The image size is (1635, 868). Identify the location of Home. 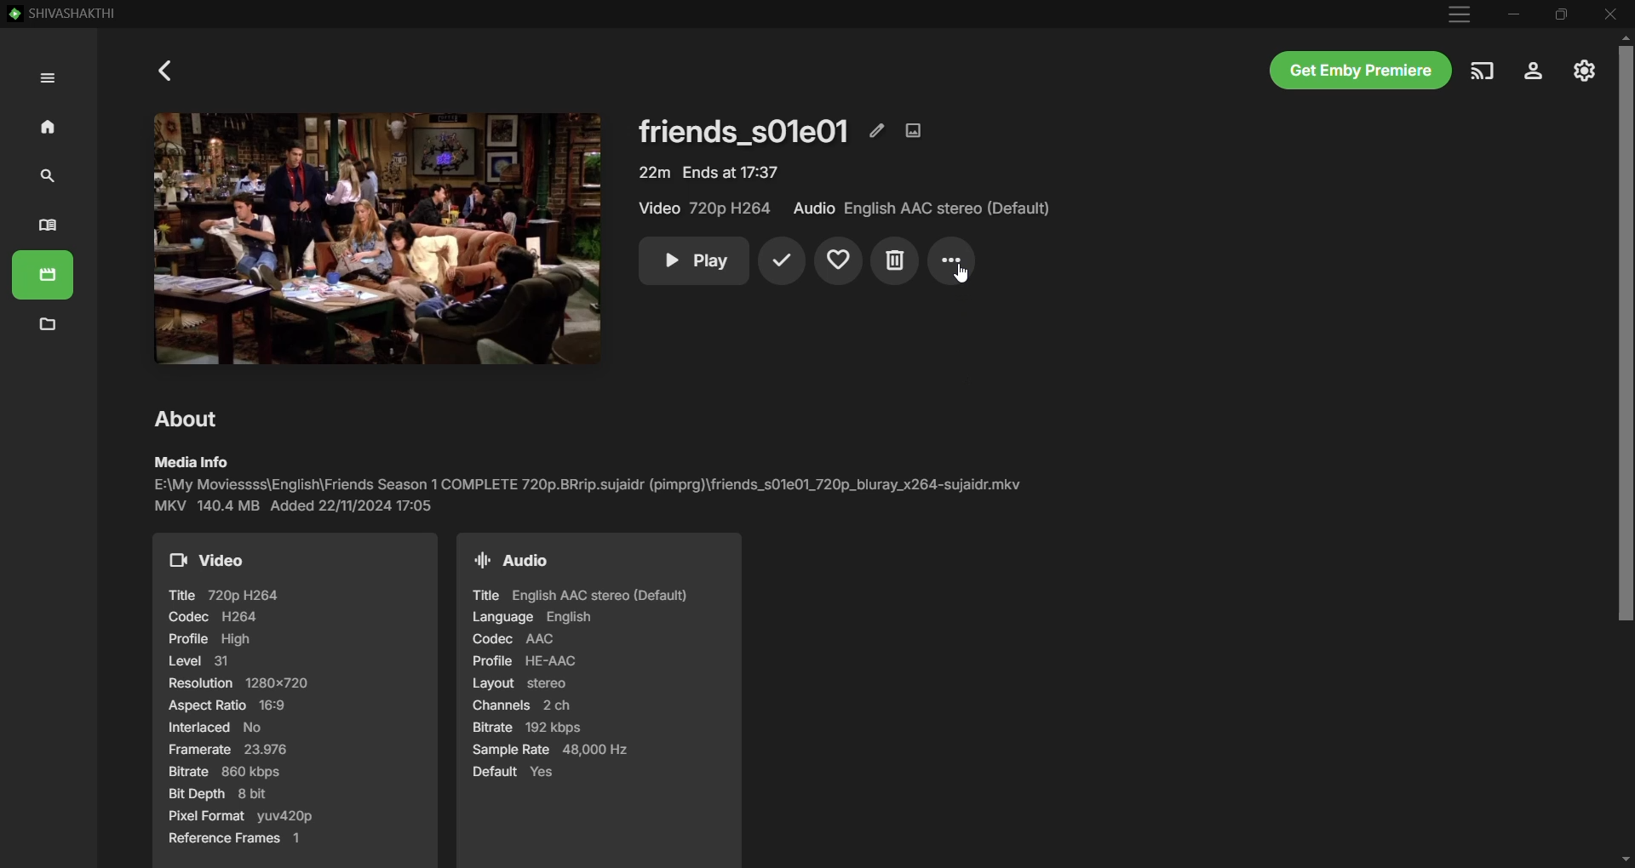
(43, 125).